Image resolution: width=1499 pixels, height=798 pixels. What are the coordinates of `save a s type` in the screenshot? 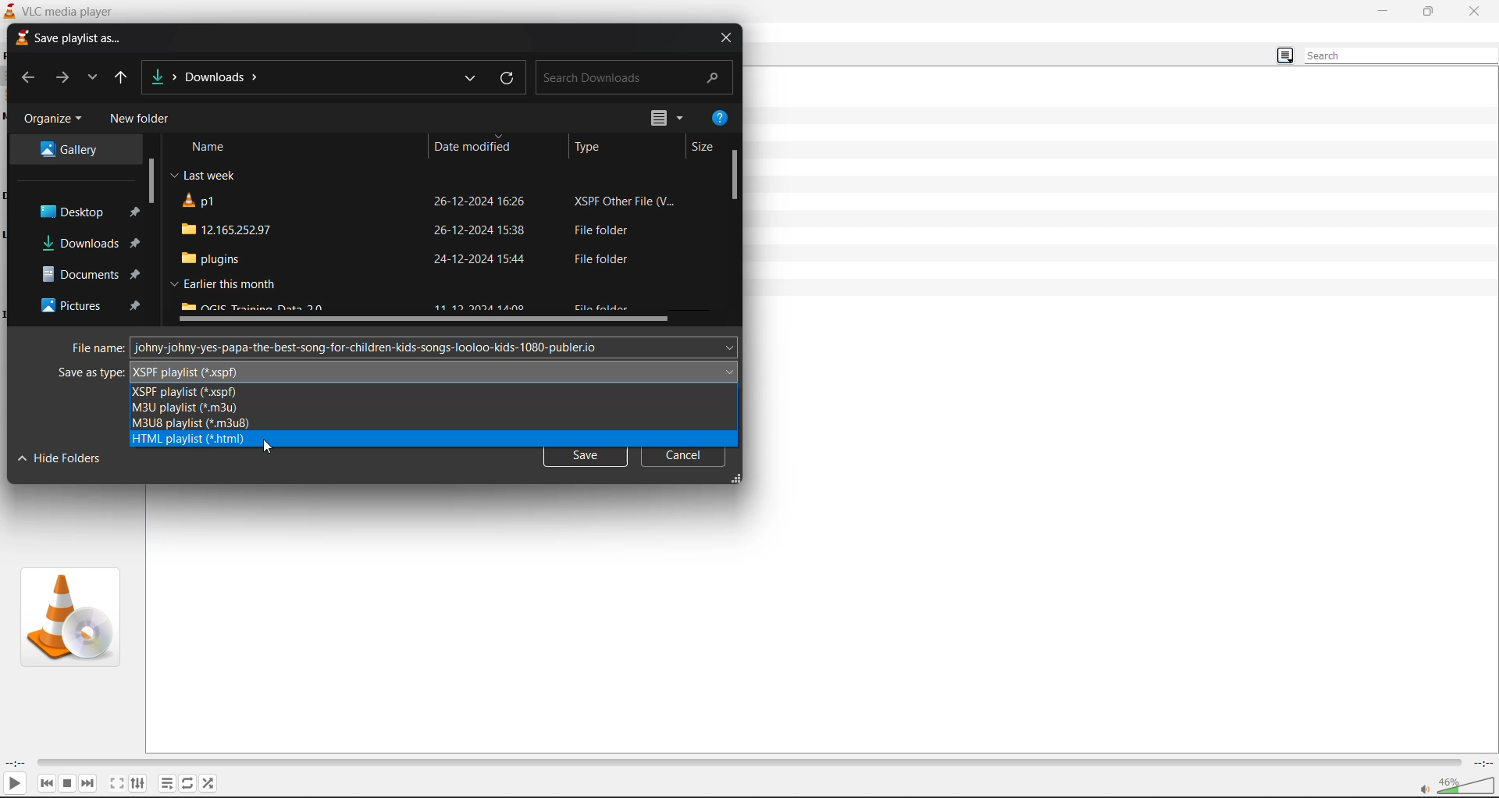 It's located at (89, 373).